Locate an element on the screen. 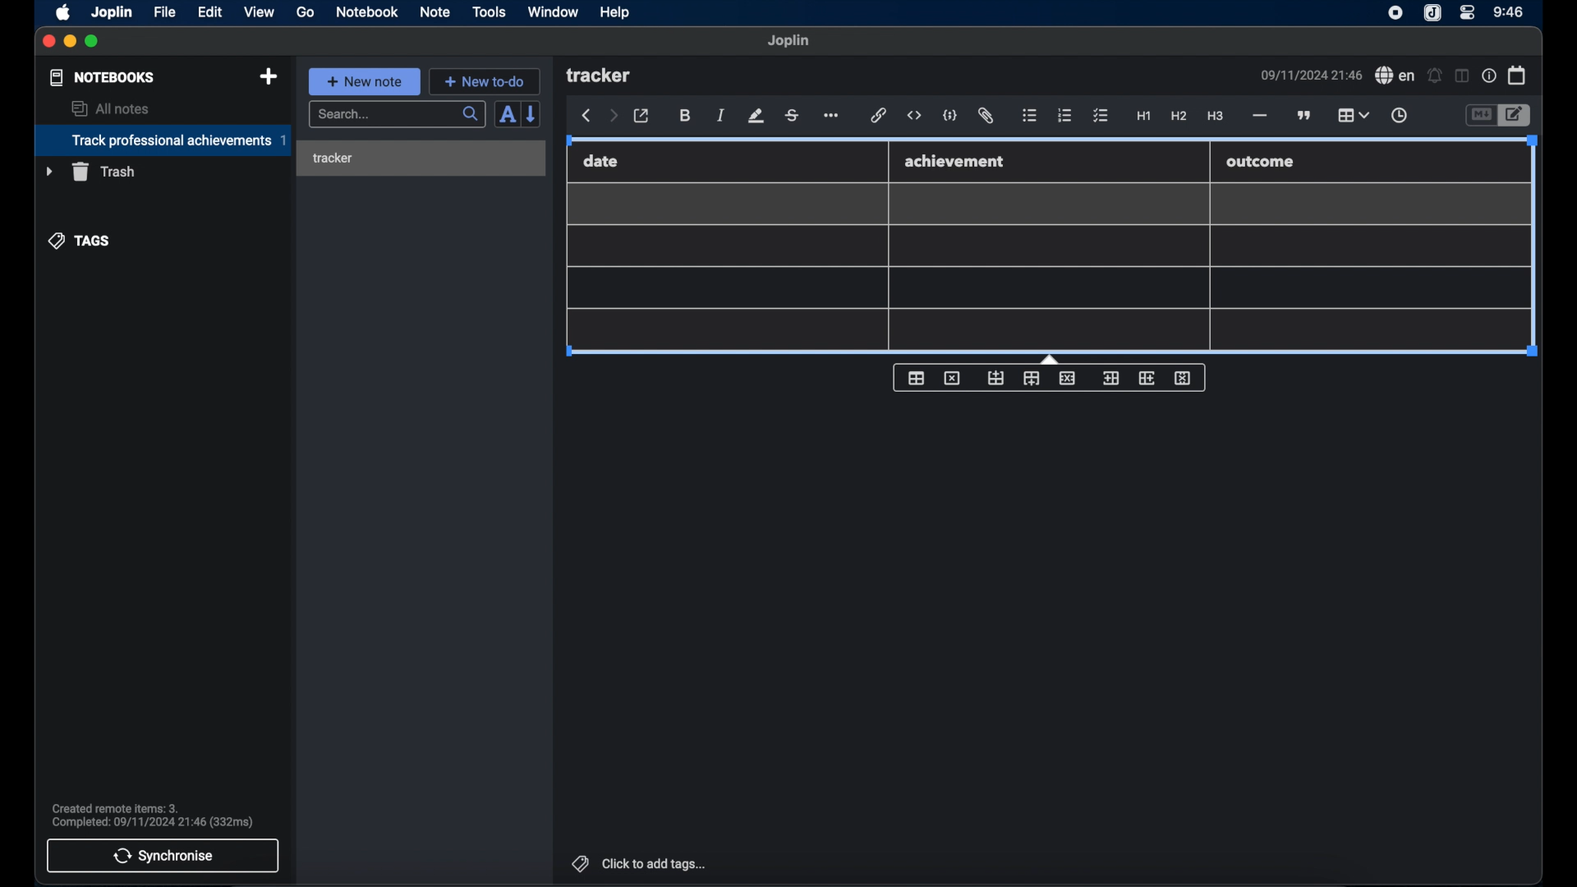  numbered list is located at coordinates (1065, 115).